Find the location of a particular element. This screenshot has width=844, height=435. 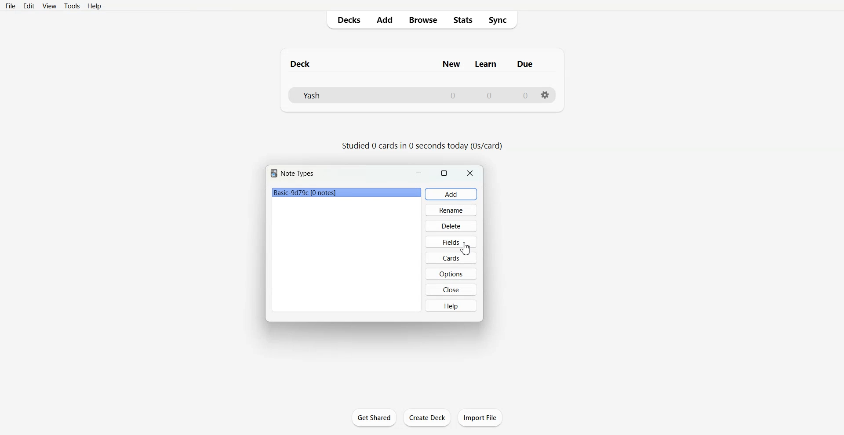

Number of due cards is located at coordinates (526, 95).